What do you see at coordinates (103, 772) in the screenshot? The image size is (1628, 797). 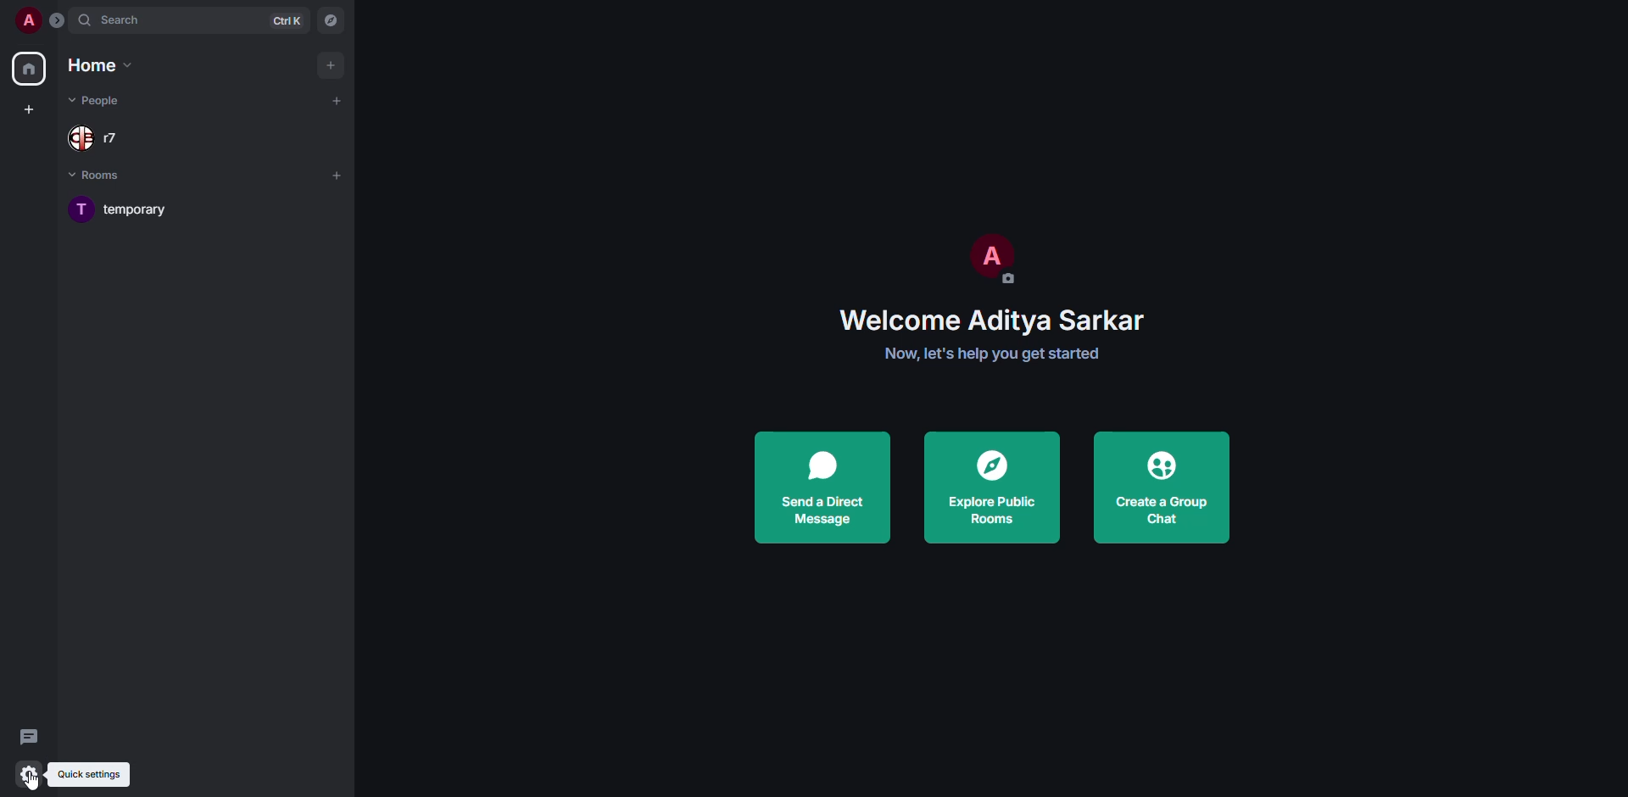 I see `quick settings` at bounding box center [103, 772].